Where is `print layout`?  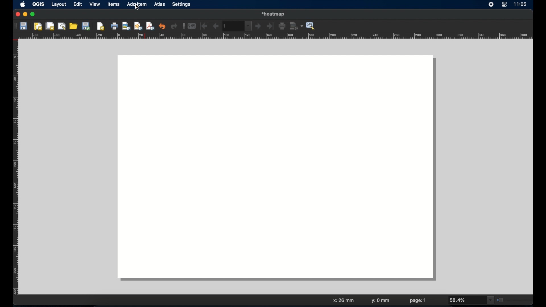 print layout is located at coordinates (115, 26).